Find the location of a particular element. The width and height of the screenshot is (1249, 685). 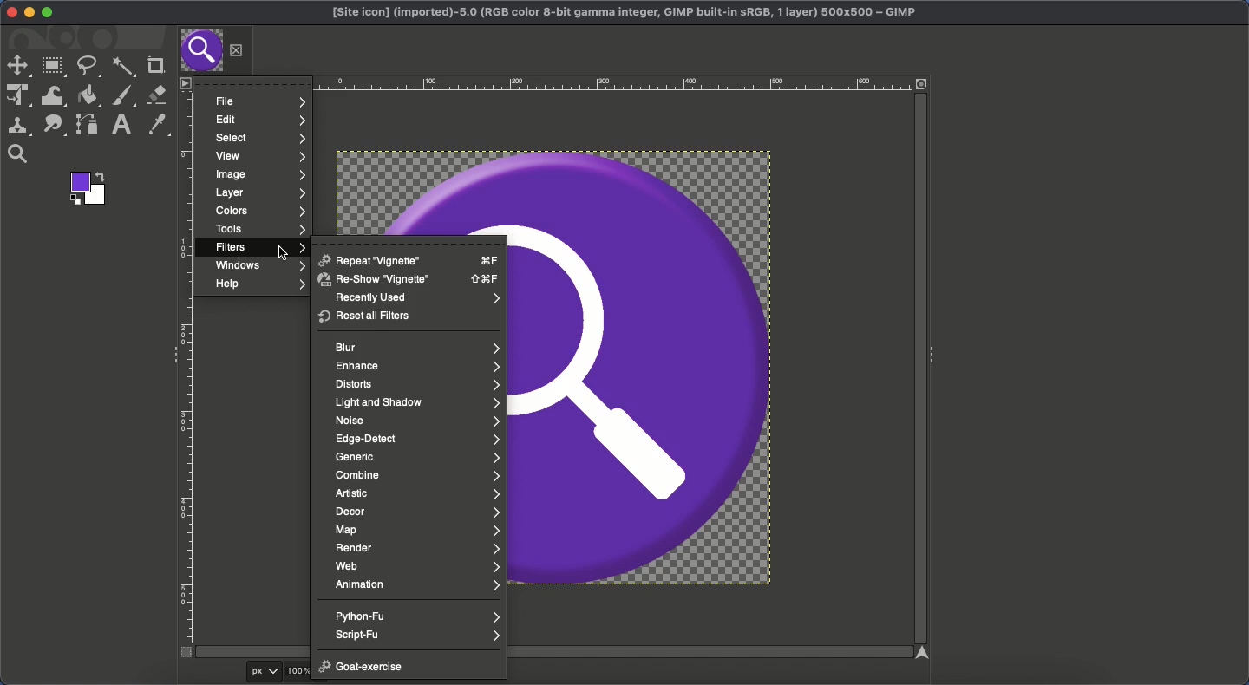

Repeat vignette is located at coordinates (410, 259).